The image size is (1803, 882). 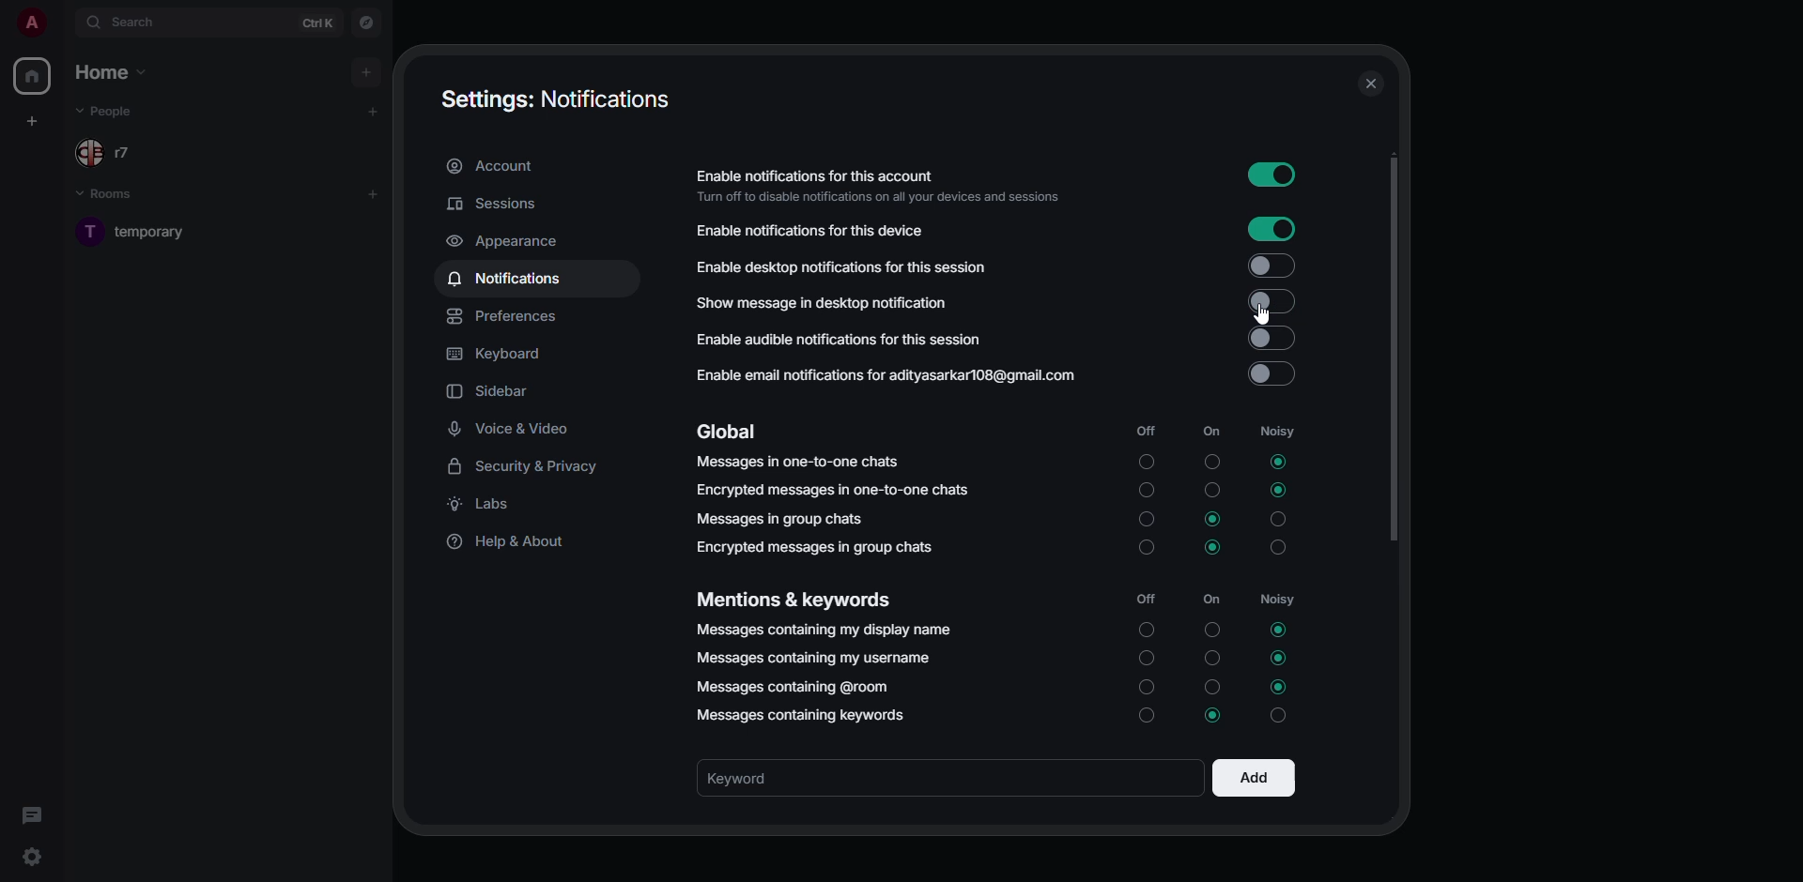 What do you see at coordinates (1148, 686) in the screenshot?
I see `Off Unselected` at bounding box center [1148, 686].